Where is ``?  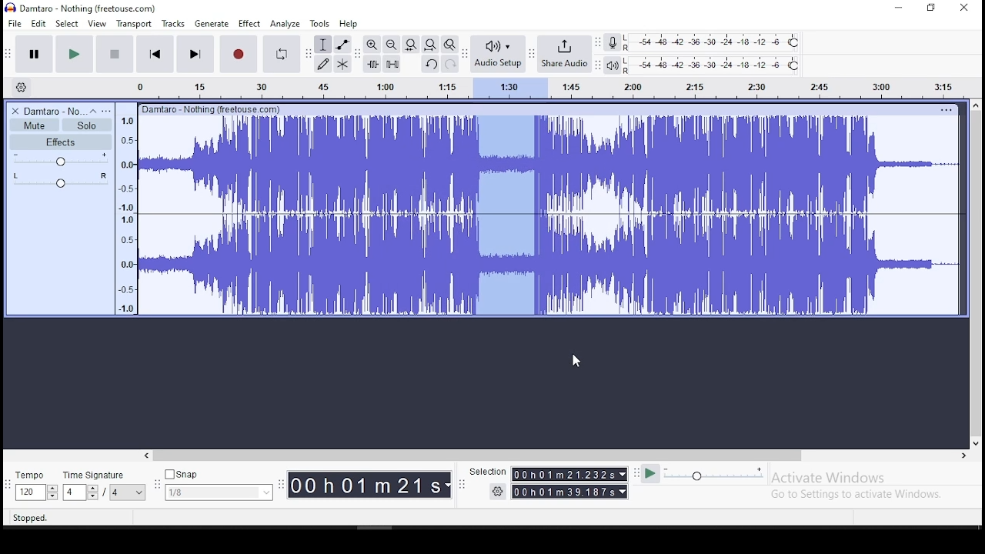  is located at coordinates (212, 108).